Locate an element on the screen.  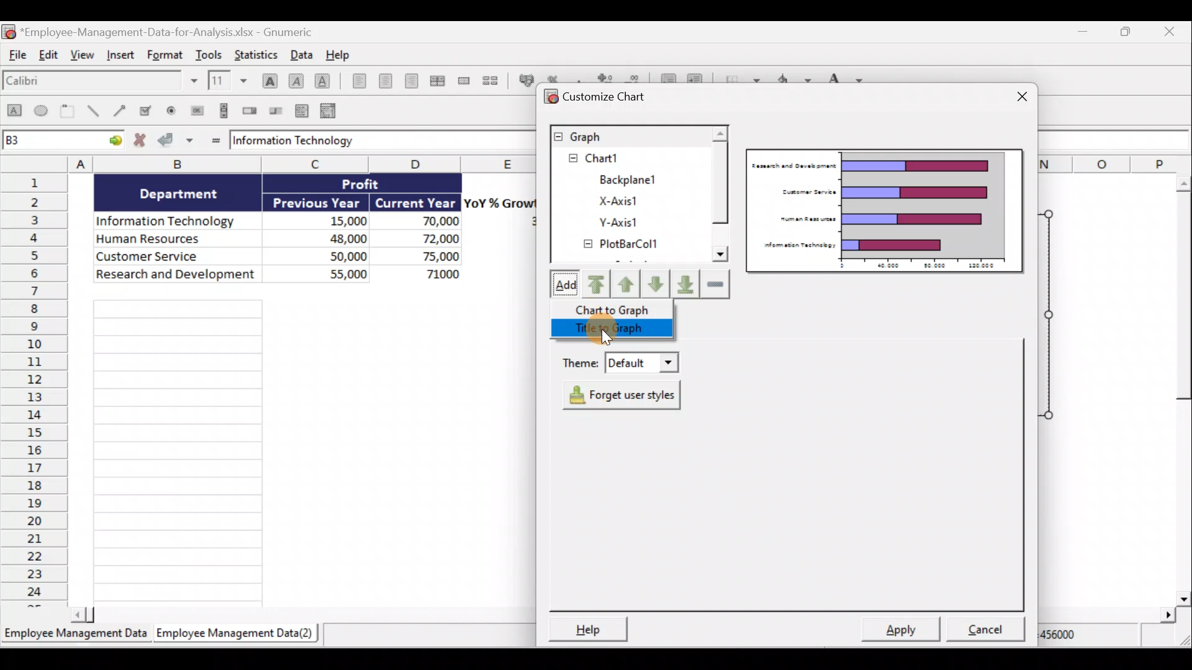
YoY % Growth is located at coordinates (500, 202).